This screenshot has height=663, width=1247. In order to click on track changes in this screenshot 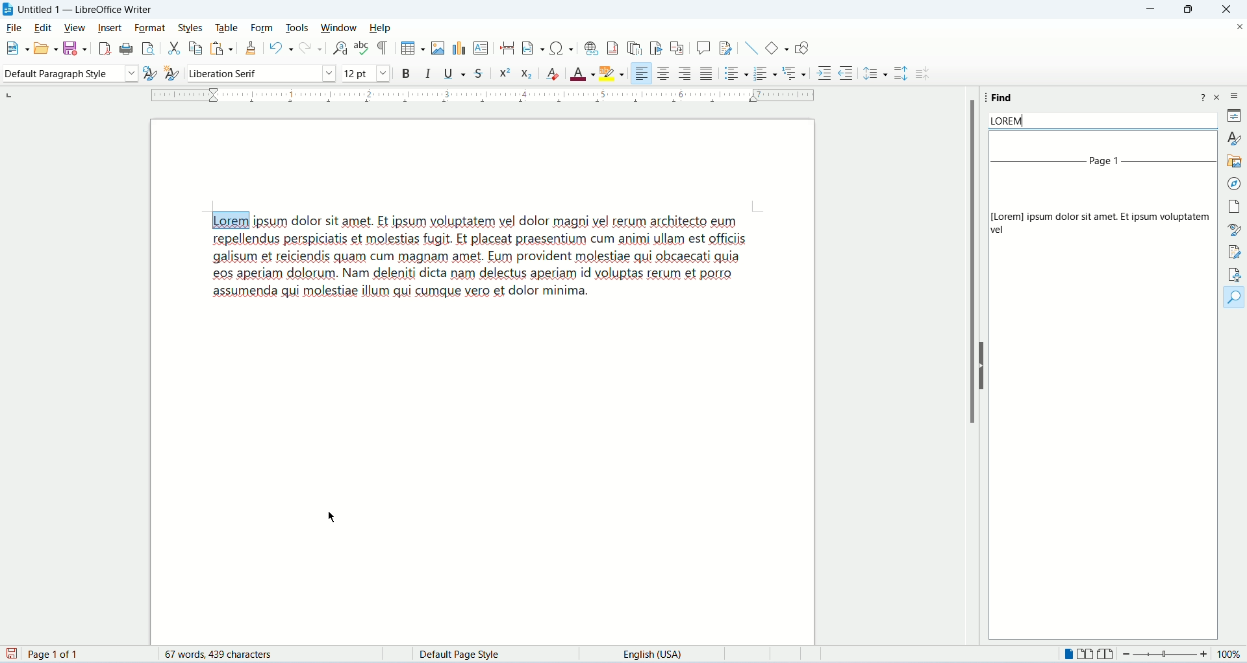, I will do `click(727, 48)`.